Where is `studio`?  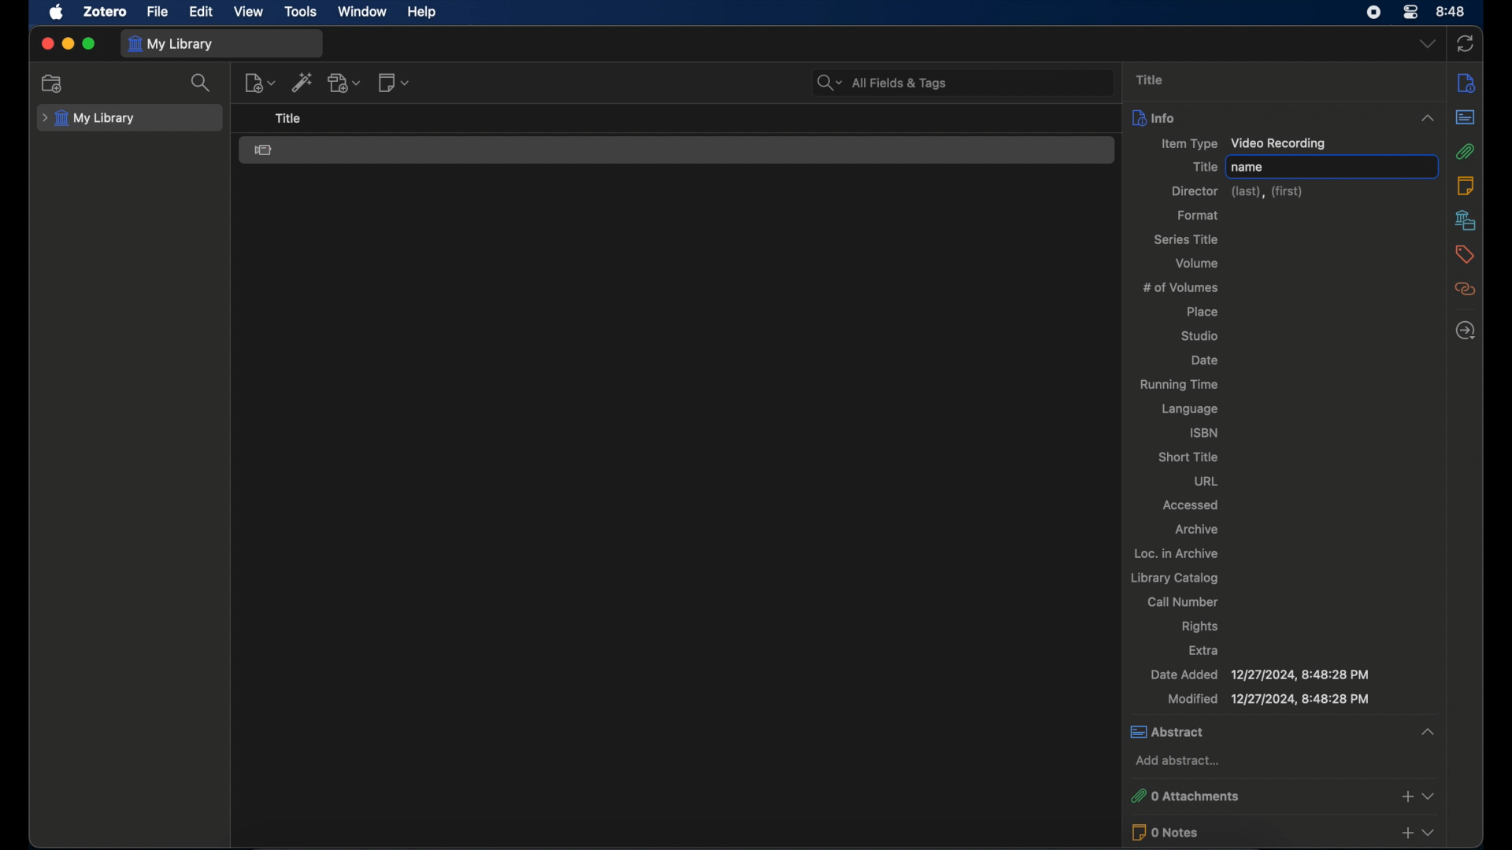
studio is located at coordinates (1199, 337).